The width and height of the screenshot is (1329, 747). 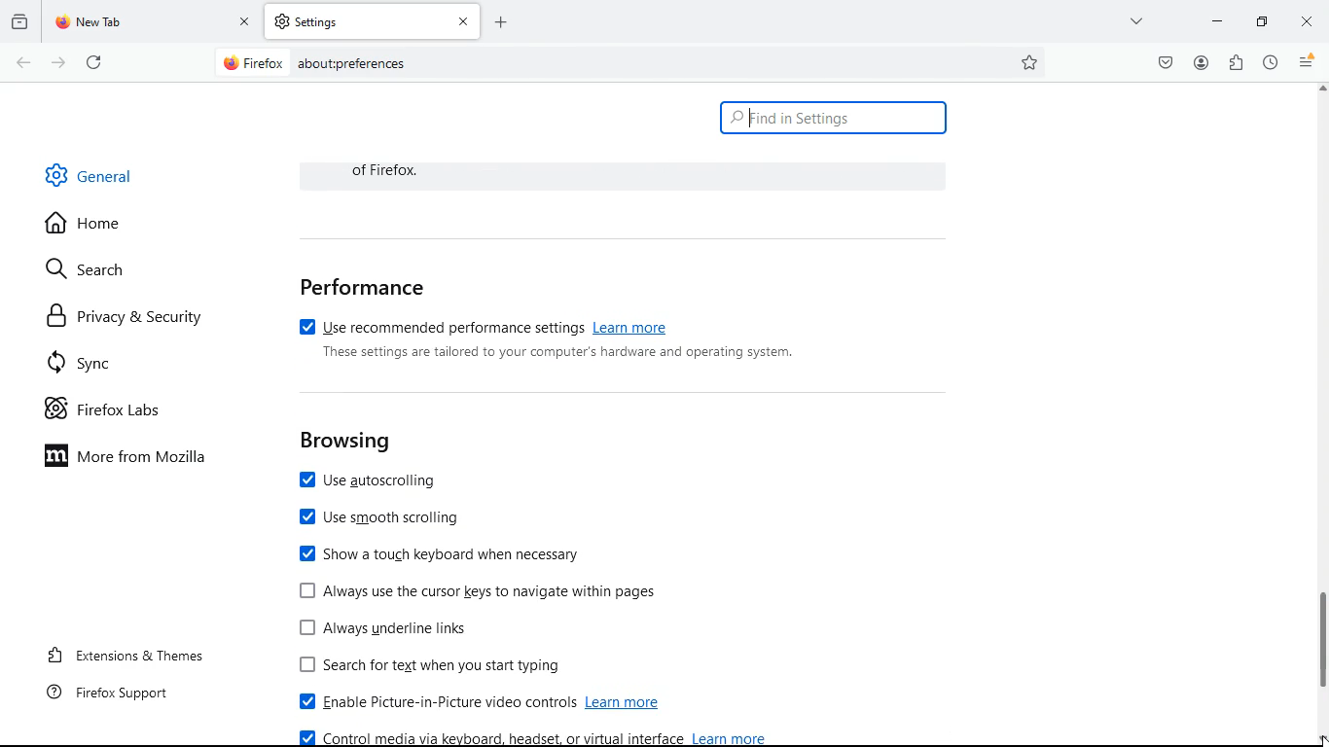 I want to click on Search Bar, so click(x=629, y=61).